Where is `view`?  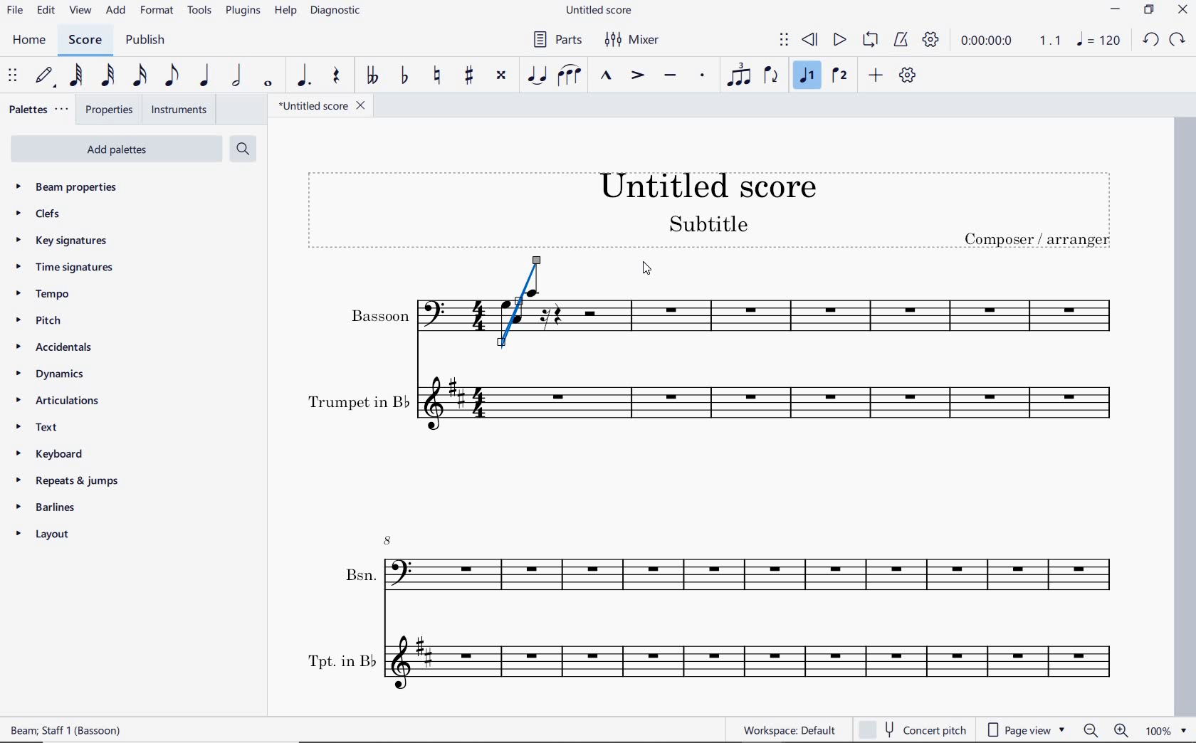
view is located at coordinates (80, 11).